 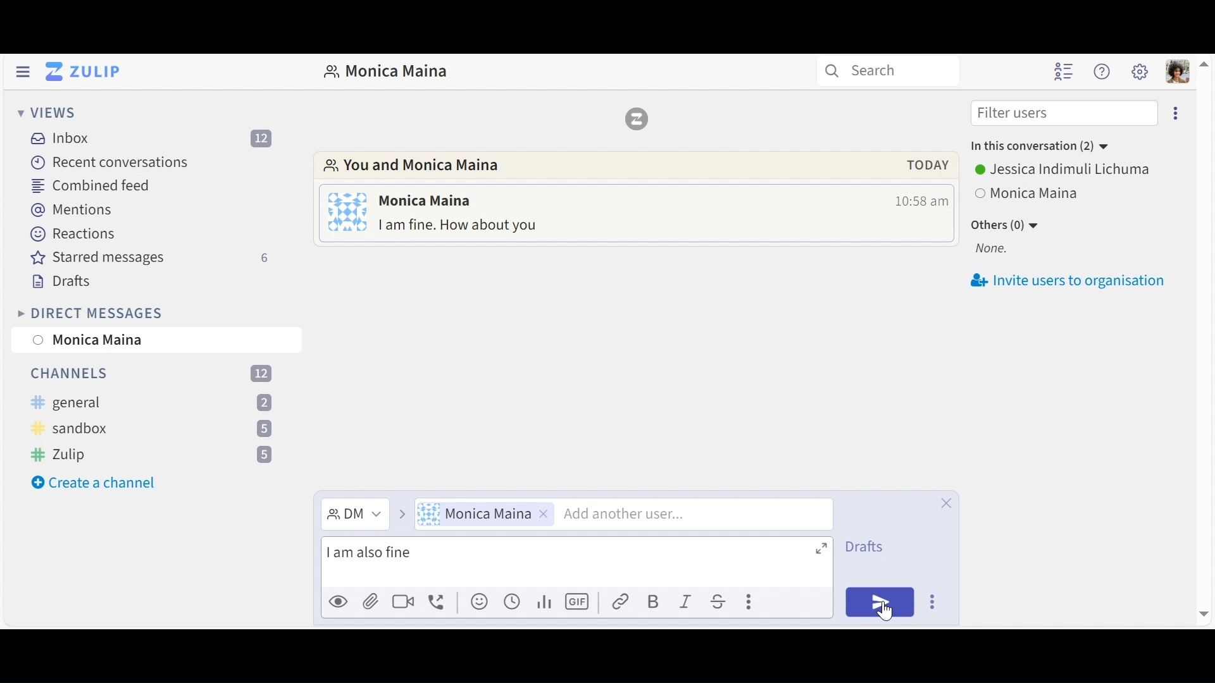 I want to click on Add another user, so click(x=688, y=513).